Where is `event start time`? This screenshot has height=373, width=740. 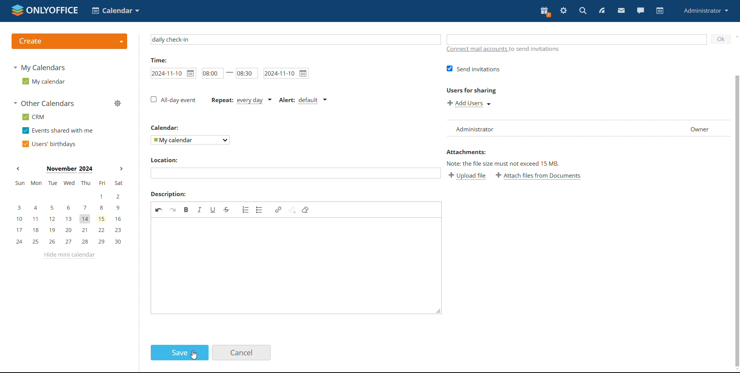
event start time is located at coordinates (210, 73).